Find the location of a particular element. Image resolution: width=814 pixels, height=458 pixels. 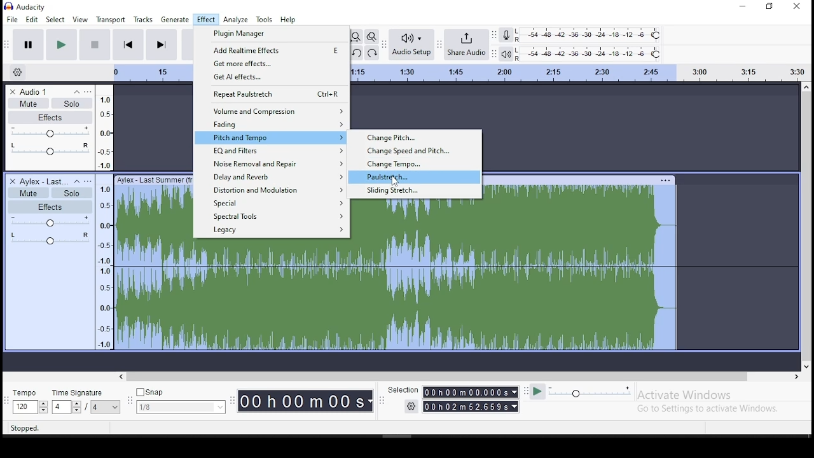

effects is located at coordinates (51, 207).